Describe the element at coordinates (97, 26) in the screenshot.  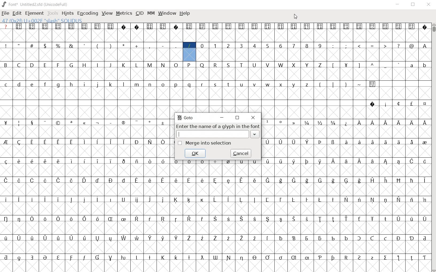
I see `glyph` at that location.